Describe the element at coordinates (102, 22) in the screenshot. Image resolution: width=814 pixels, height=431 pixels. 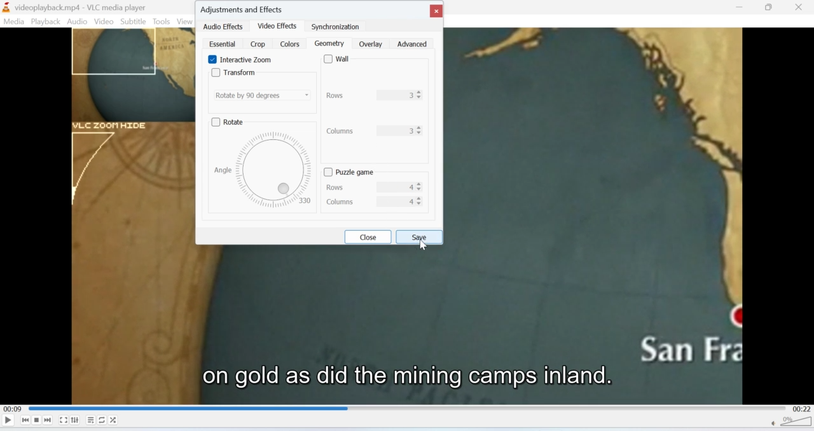
I see `Video` at that location.